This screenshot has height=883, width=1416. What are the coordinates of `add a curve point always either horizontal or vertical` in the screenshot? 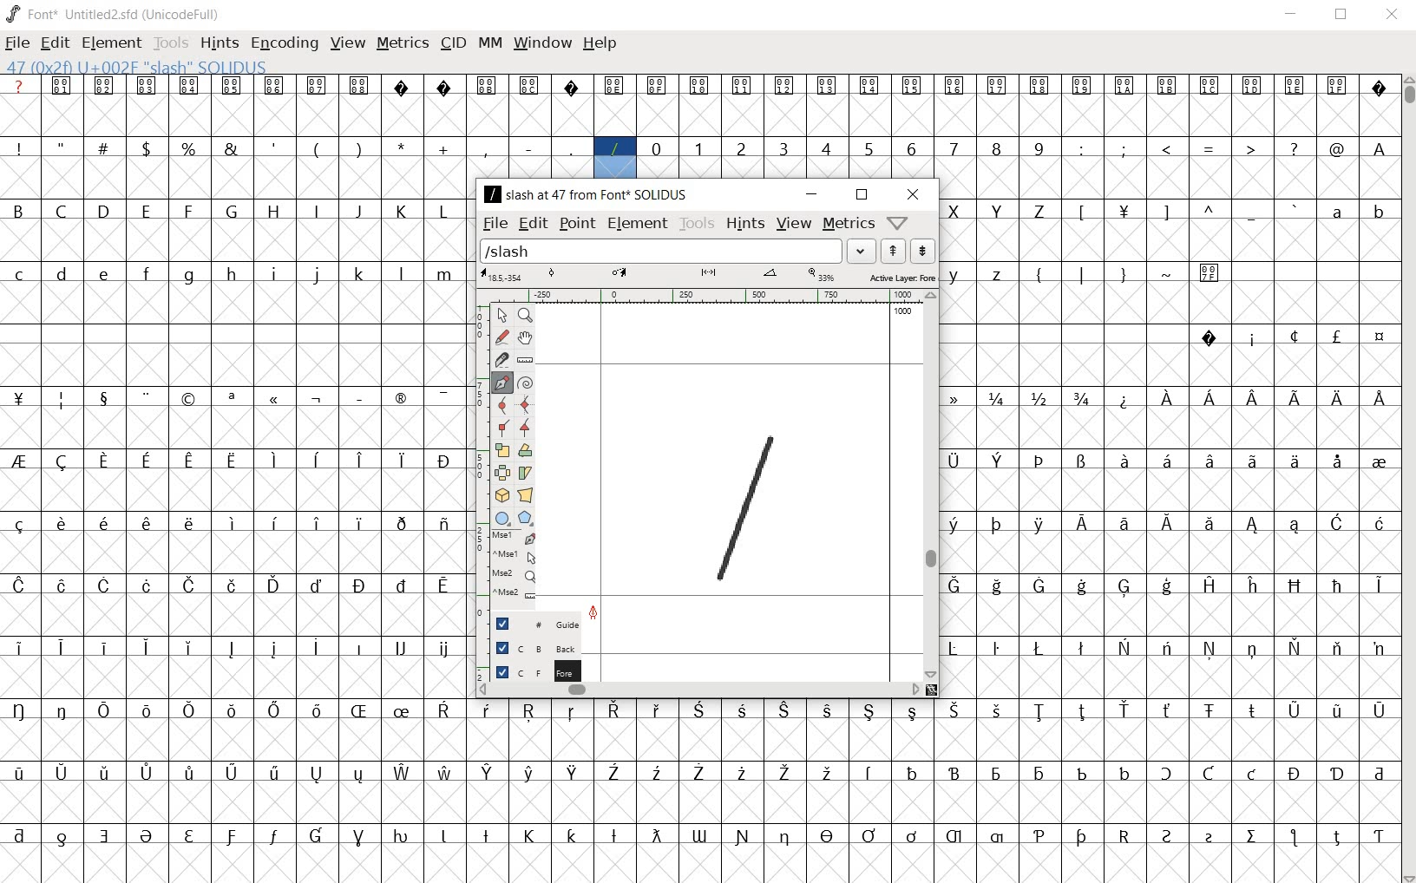 It's located at (523, 406).